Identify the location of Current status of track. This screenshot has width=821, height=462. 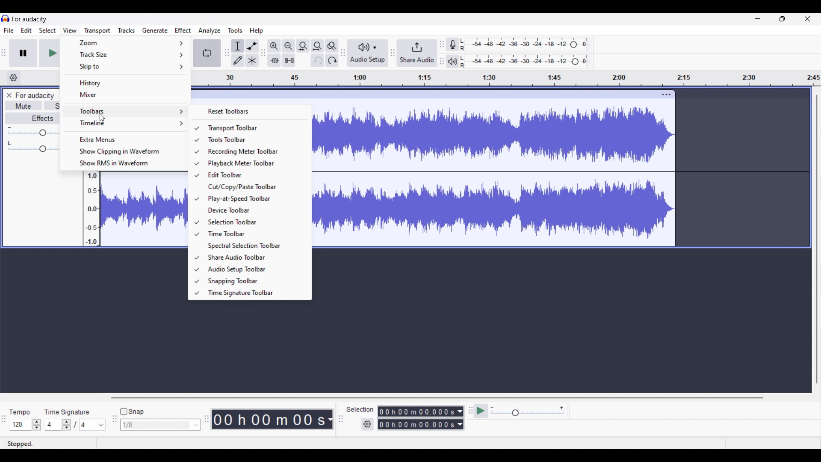
(21, 444).